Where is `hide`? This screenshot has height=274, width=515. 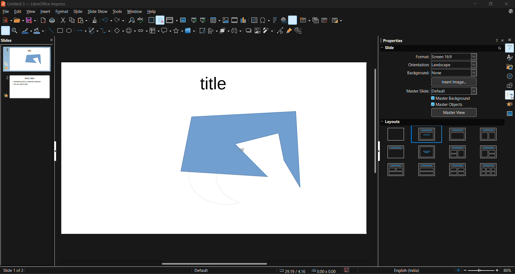
hide is located at coordinates (380, 151).